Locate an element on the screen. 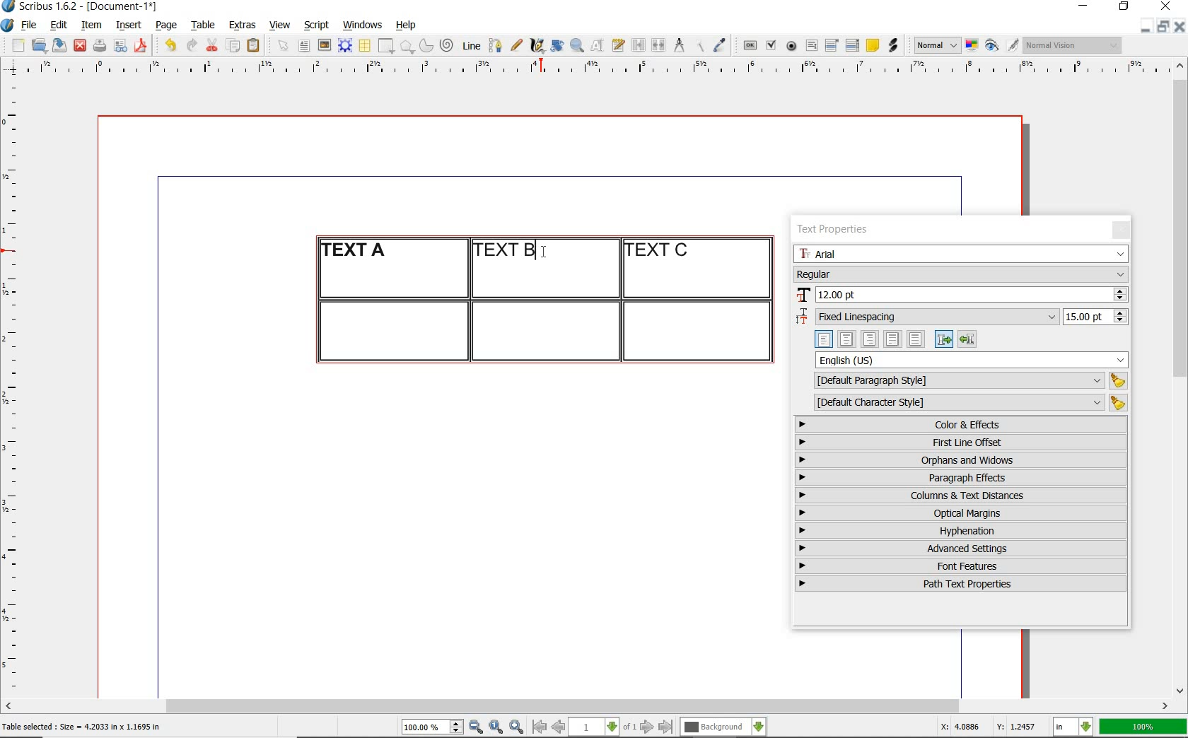 This screenshot has width=1188, height=738. save as pdf is located at coordinates (143, 45).